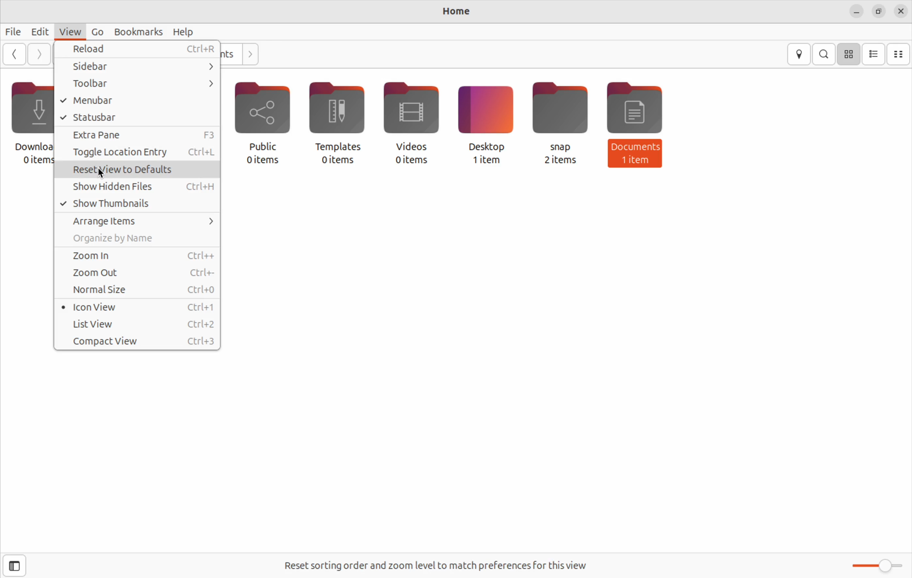 Image resolution: width=912 pixels, height=578 pixels. I want to click on search, so click(825, 54).